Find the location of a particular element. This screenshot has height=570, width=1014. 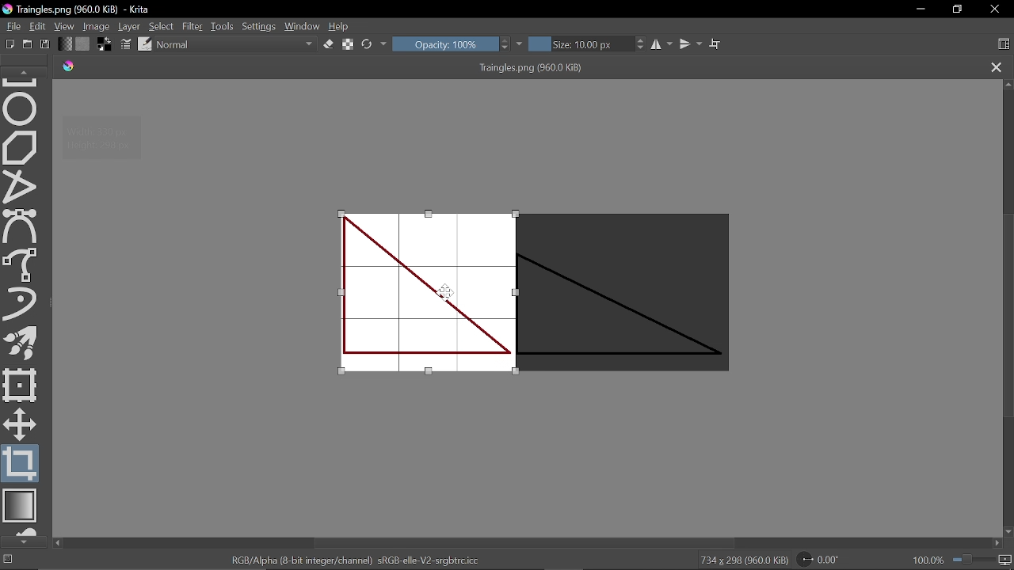

Polyline tool is located at coordinates (21, 188).